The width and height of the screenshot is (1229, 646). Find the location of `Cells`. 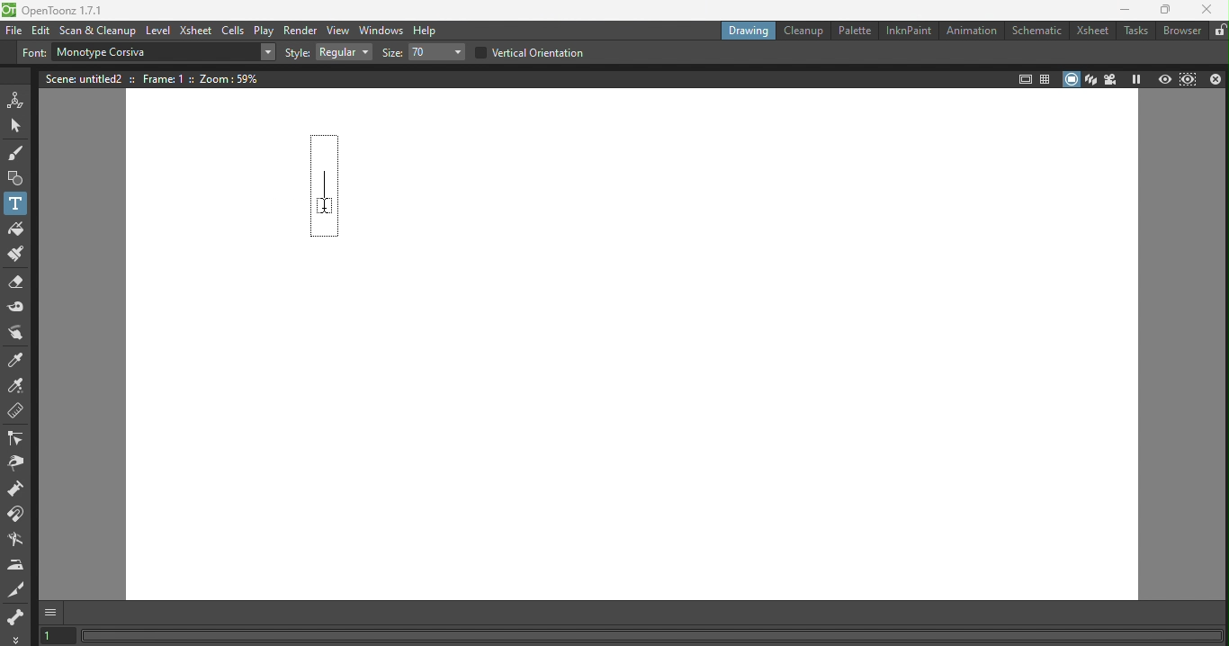

Cells is located at coordinates (235, 30).